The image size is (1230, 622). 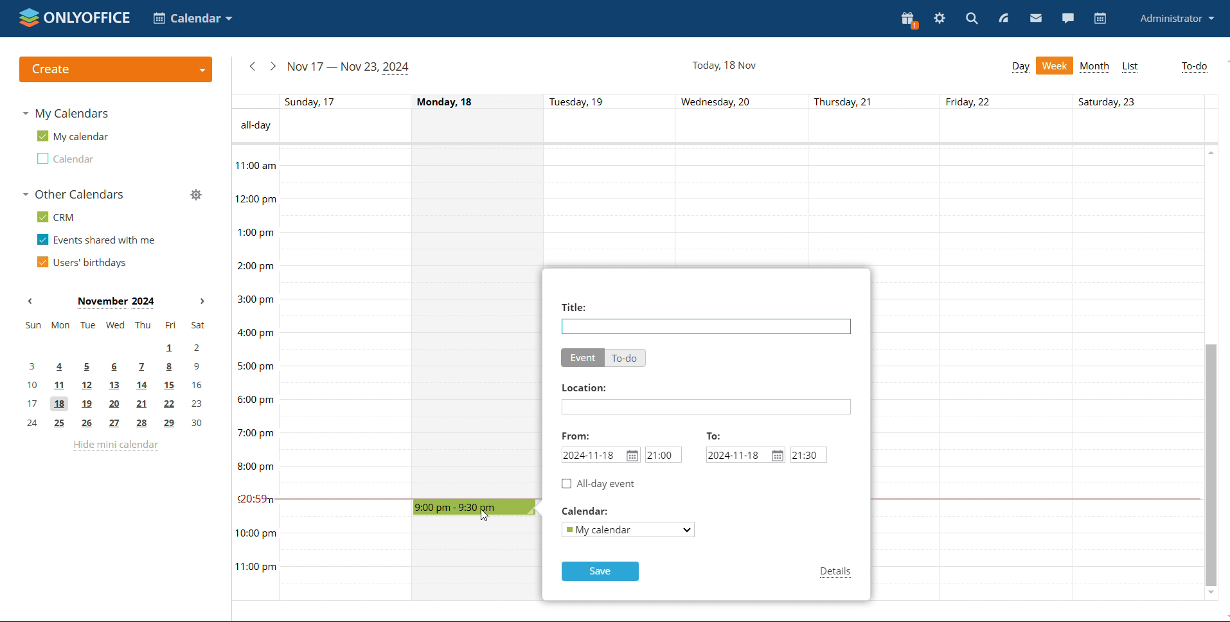 I want to click on select calendar, so click(x=630, y=530).